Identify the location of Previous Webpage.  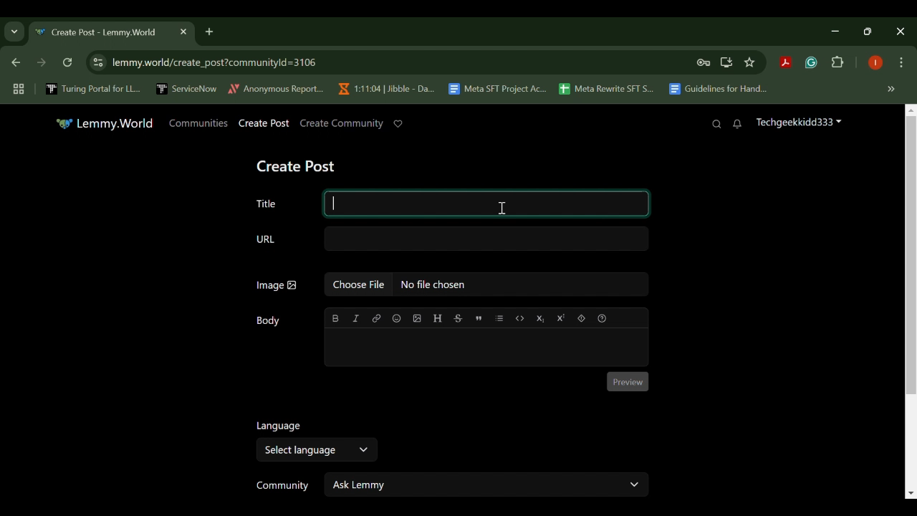
(14, 64).